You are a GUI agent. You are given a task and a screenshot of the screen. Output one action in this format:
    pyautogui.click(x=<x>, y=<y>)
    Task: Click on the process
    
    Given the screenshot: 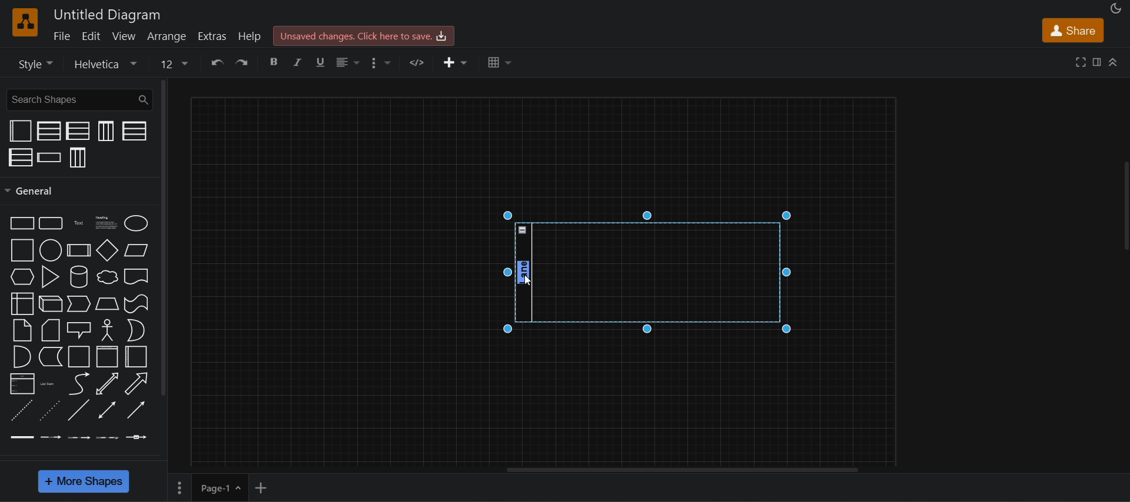 What is the action you would take?
    pyautogui.click(x=78, y=250)
    